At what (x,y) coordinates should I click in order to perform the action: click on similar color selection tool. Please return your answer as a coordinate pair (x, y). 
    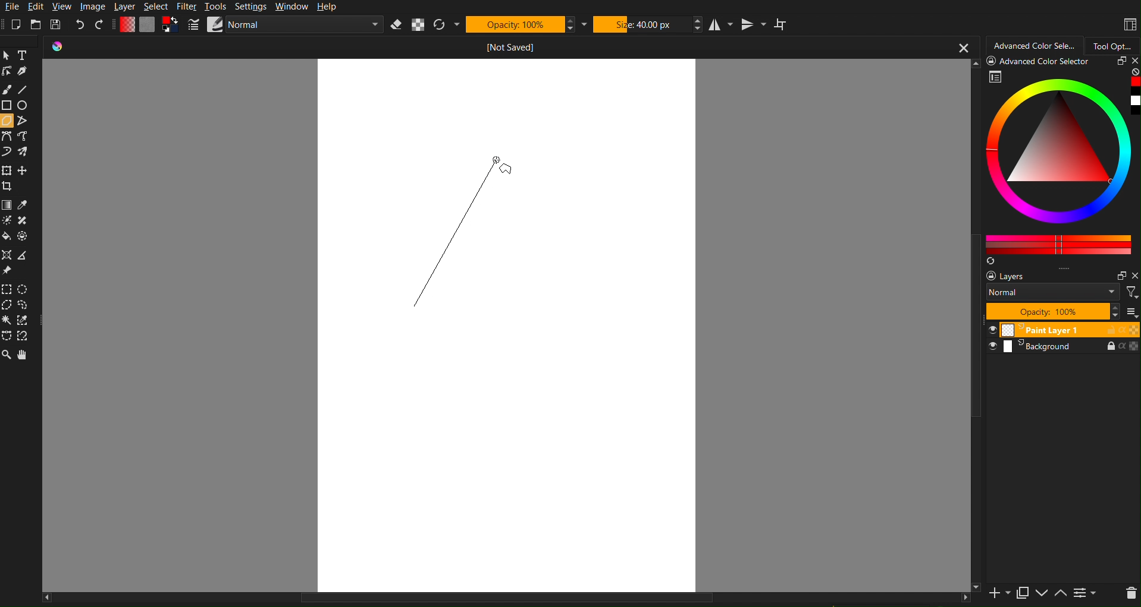
    Looking at the image, I should click on (26, 321).